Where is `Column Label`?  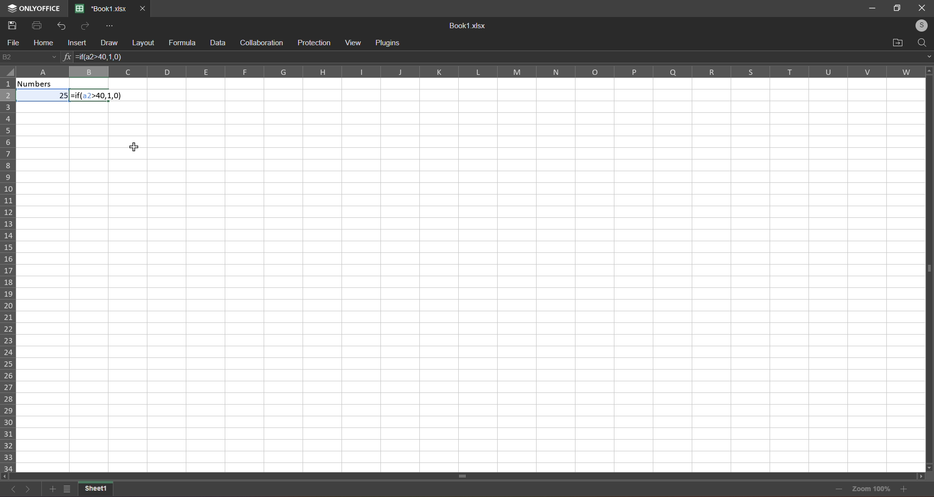 Column Label is located at coordinates (465, 71).